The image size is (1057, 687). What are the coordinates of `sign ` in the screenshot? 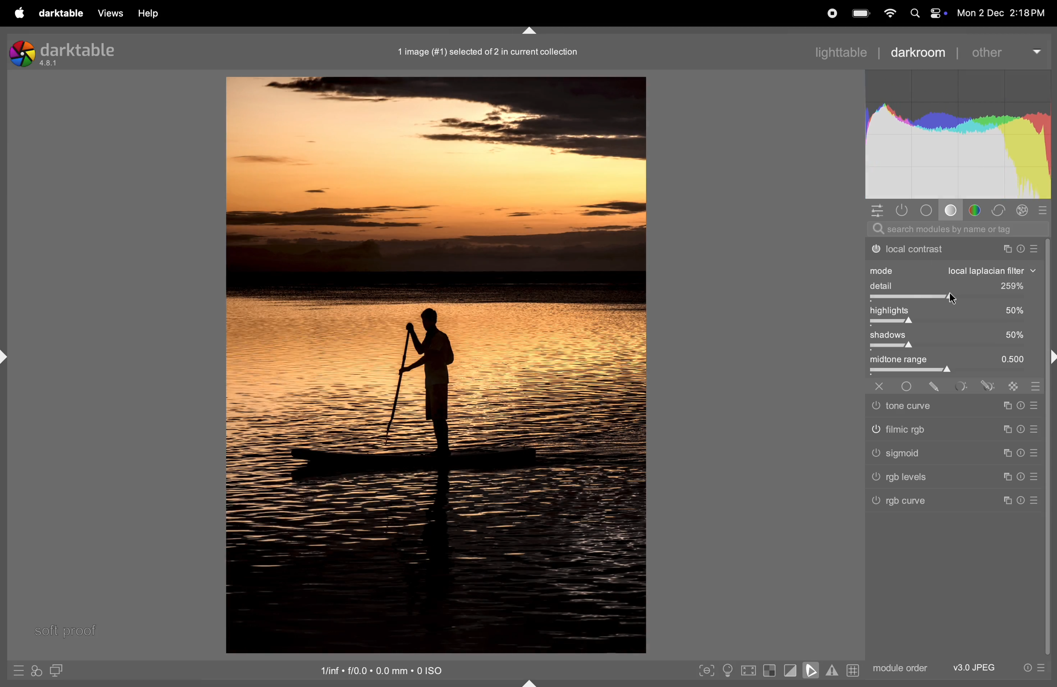 It's located at (1020, 454).